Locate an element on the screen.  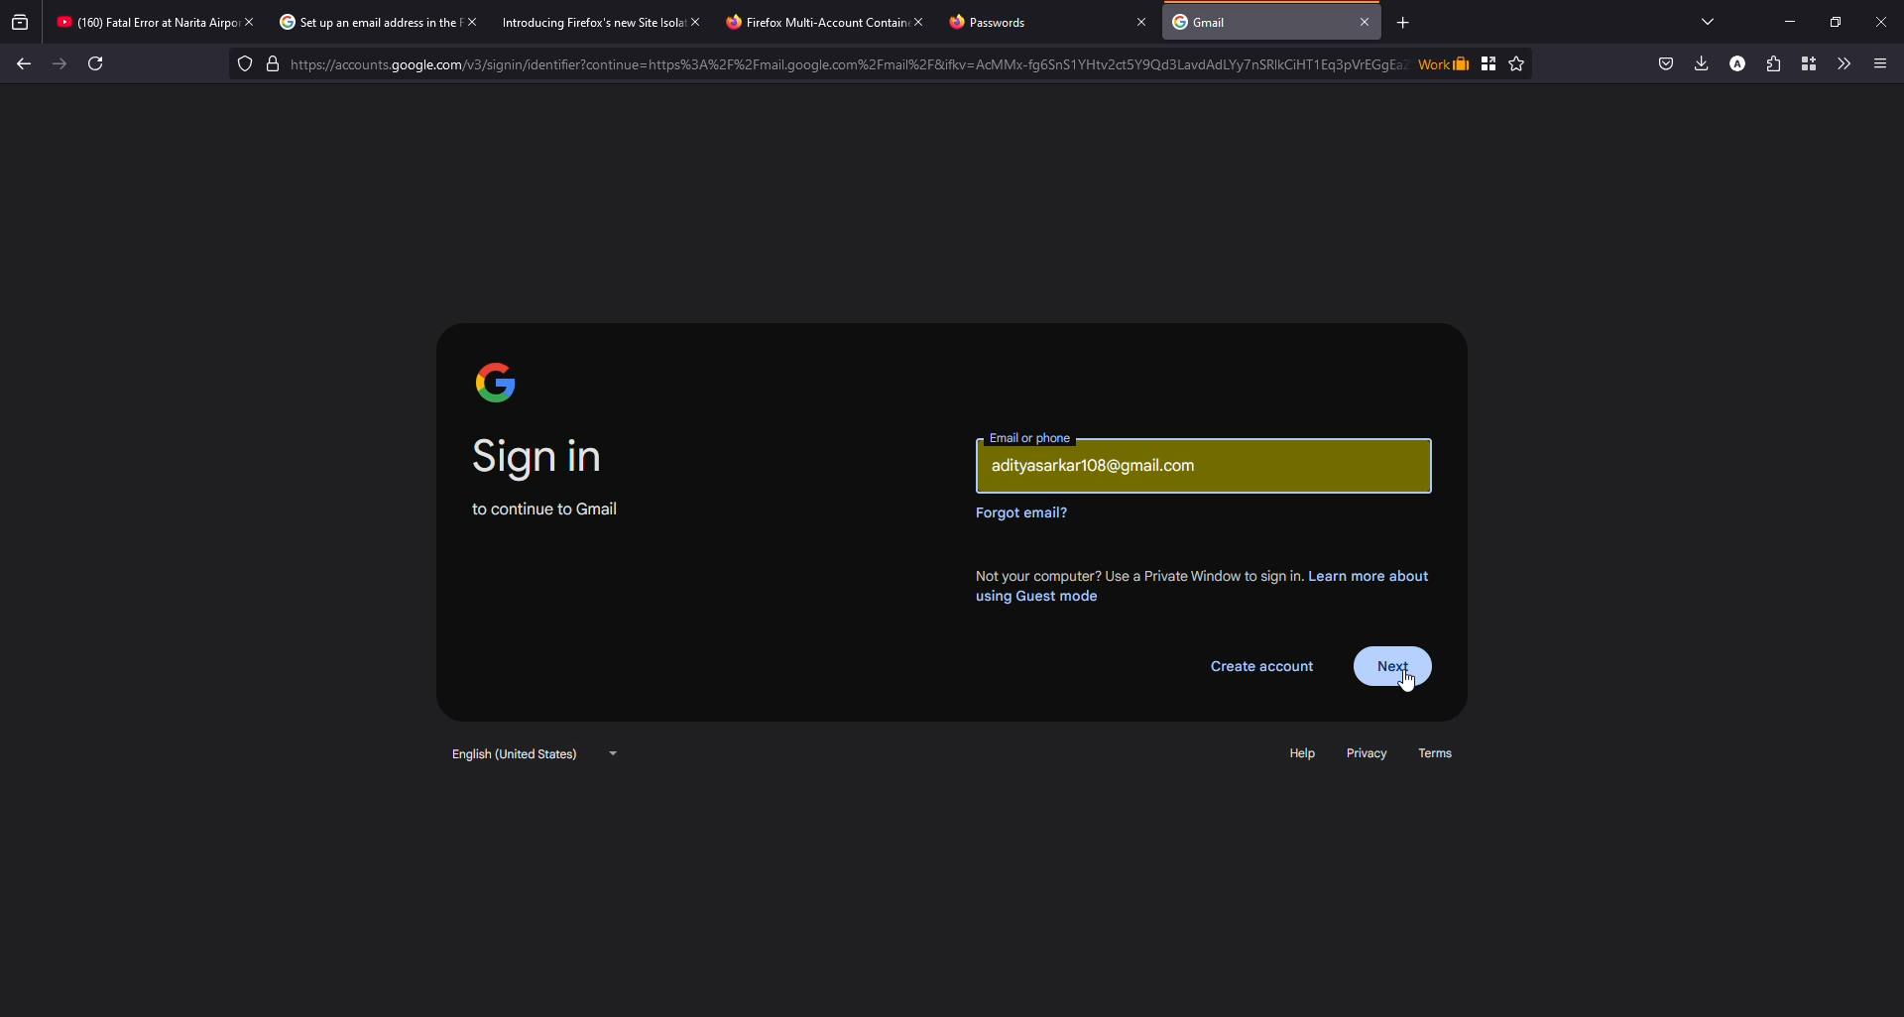
Set up an email address in is located at coordinates (353, 22).